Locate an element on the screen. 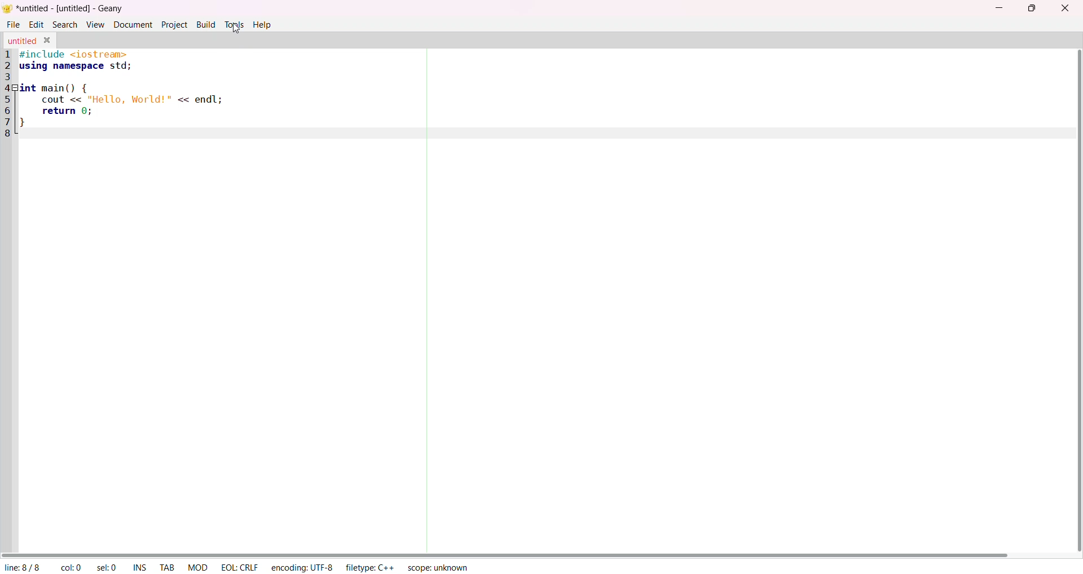 The image size is (1083, 574). untitled - [untitled] - Geany is located at coordinates (71, 9).